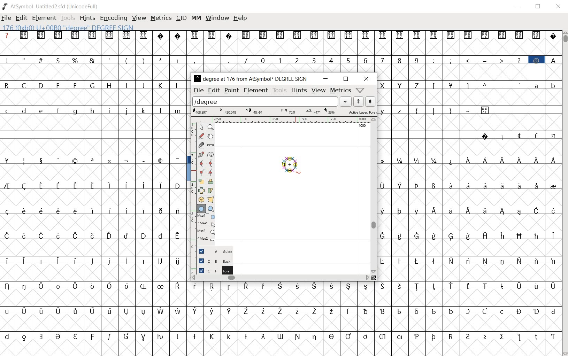 This screenshot has width=568, height=356. What do you see at coordinates (284, 111) in the screenshot?
I see `active layer: foreground` at bounding box center [284, 111].